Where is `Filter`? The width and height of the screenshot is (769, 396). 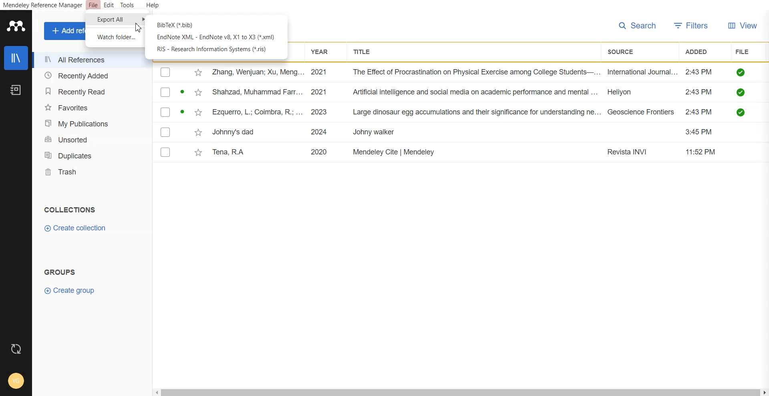 Filter is located at coordinates (692, 26).